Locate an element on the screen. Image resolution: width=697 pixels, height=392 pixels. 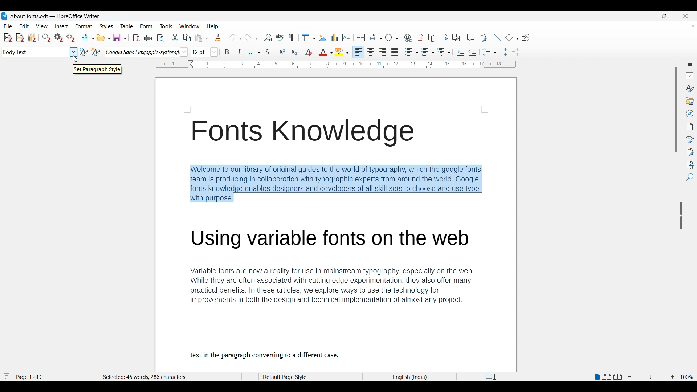
Unlink citations is located at coordinates (71, 38).